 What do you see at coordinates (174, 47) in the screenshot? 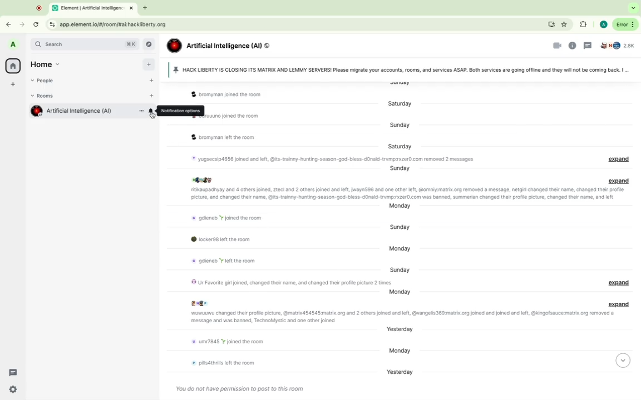
I see `icon` at bounding box center [174, 47].